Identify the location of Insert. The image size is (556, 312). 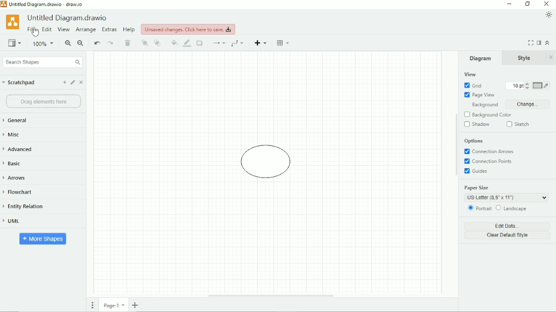
(260, 43).